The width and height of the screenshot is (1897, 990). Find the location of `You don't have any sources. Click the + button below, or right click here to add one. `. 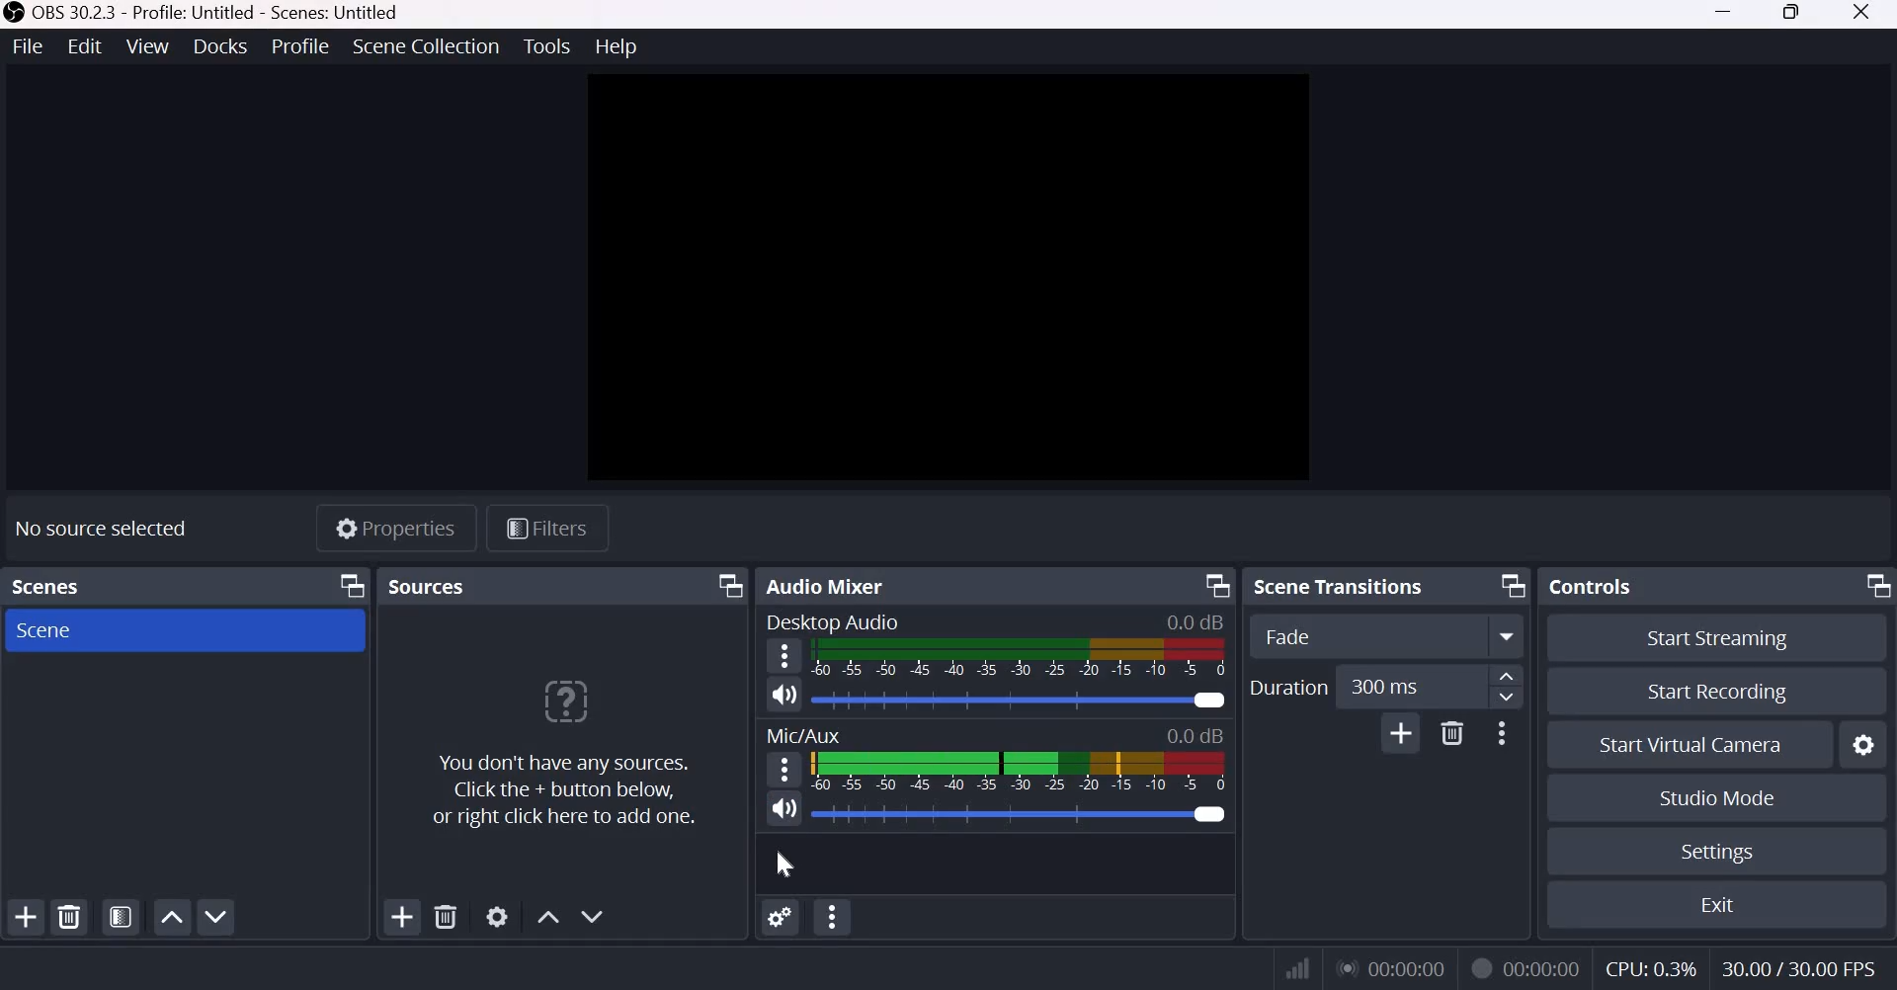

You don't have any sources. Click the + button below, or right click here to add one.  is located at coordinates (564, 754).